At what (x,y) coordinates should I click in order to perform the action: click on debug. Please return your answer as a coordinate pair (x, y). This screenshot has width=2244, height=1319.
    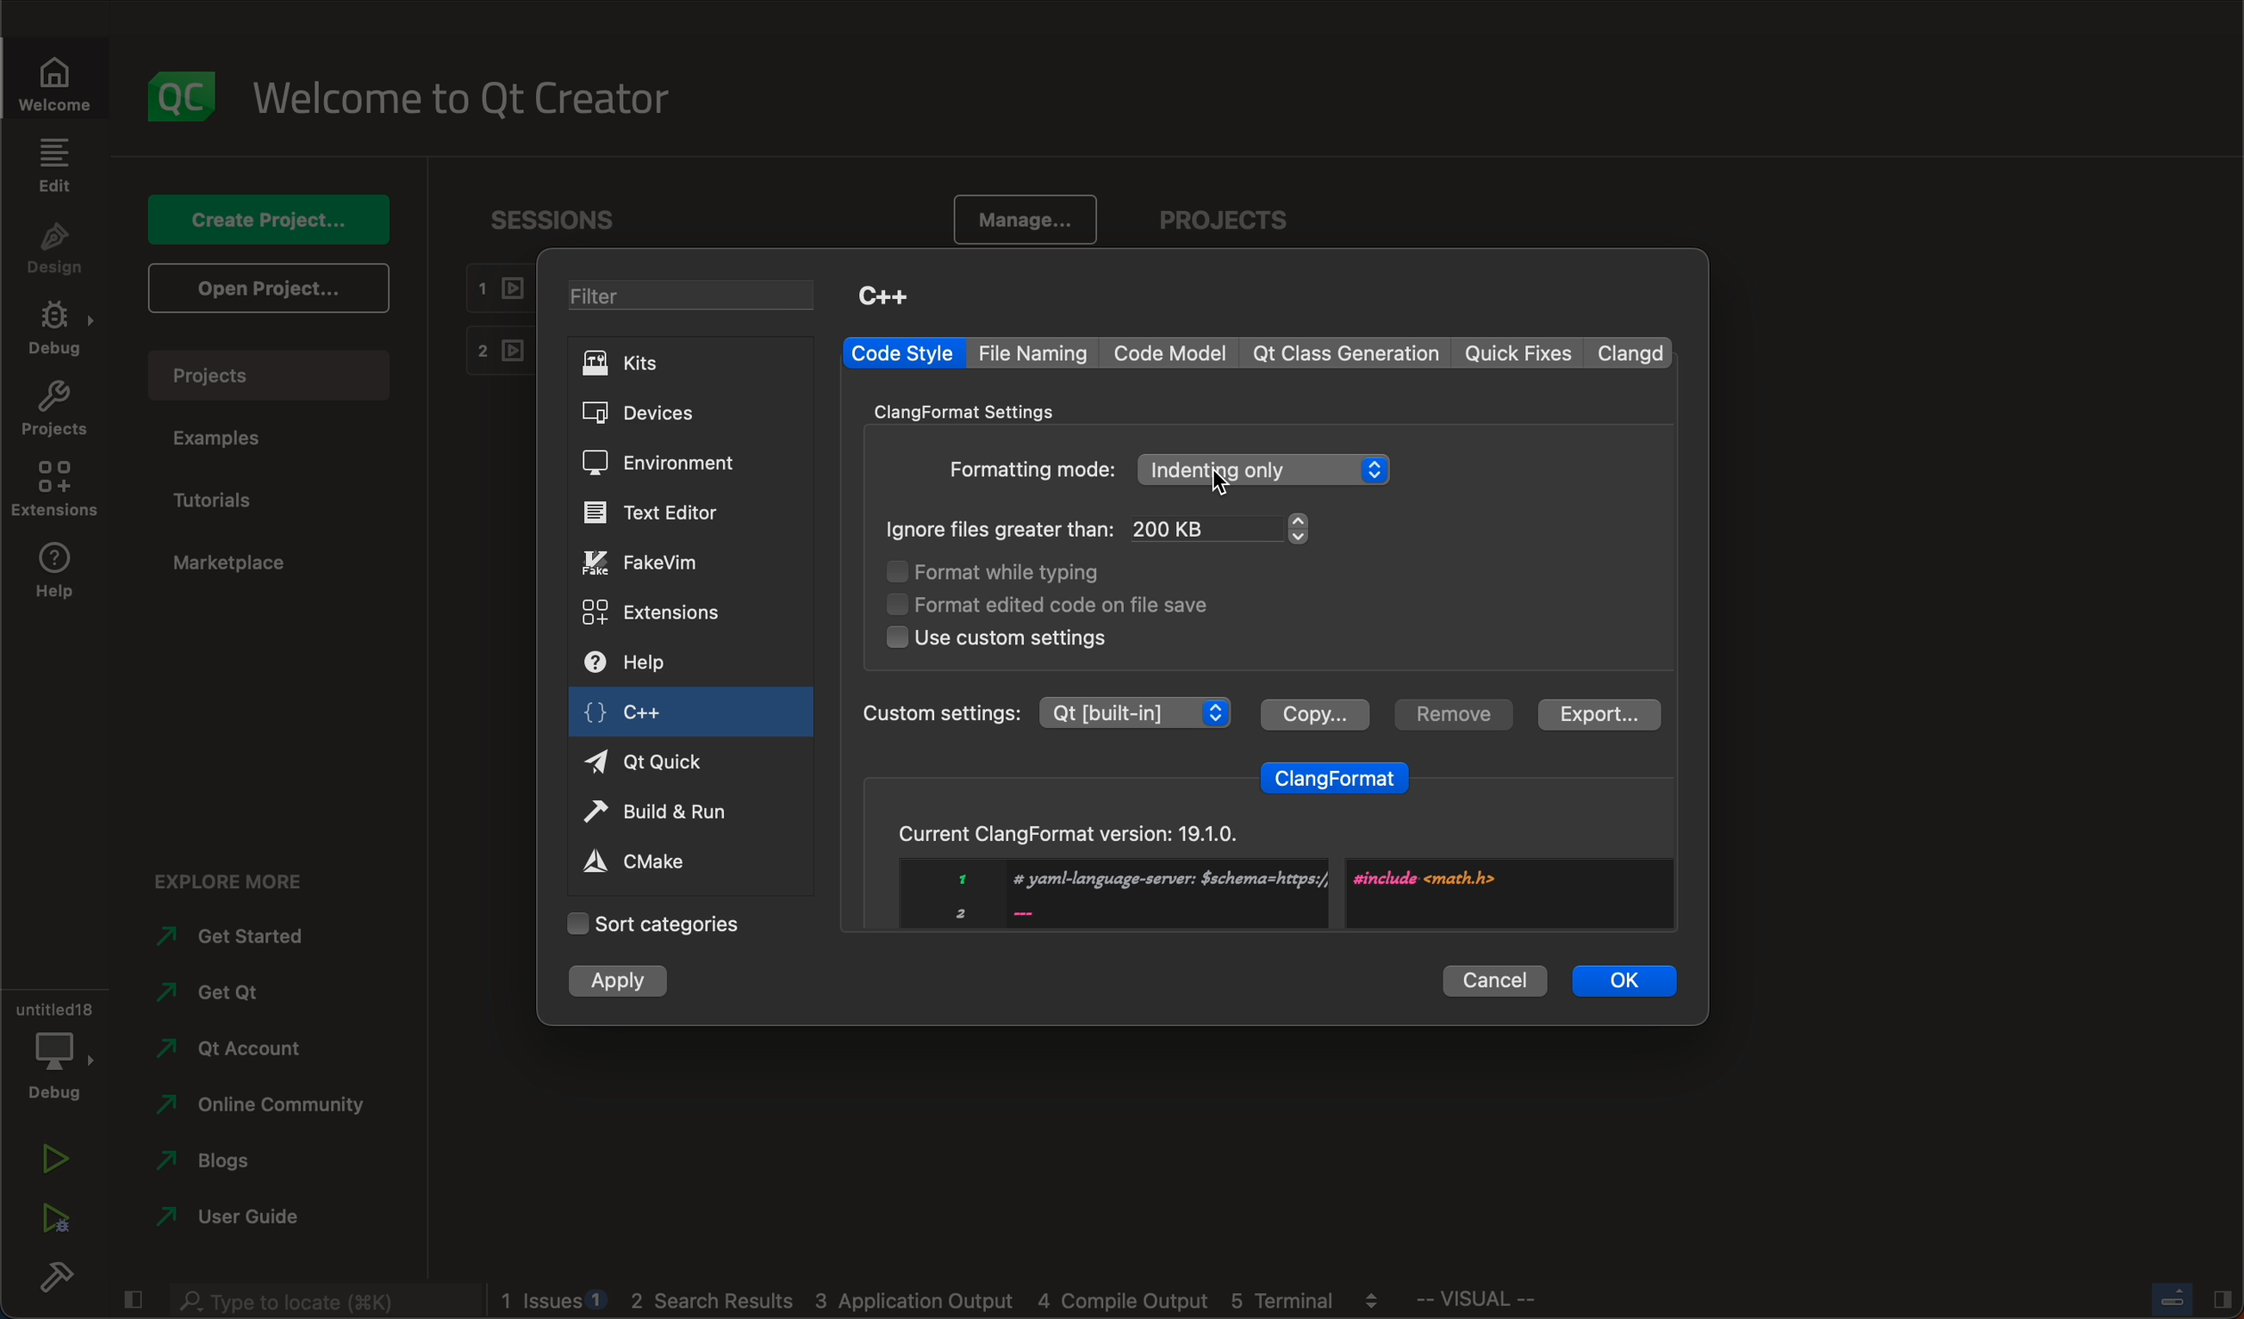
    Looking at the image, I should click on (53, 1047).